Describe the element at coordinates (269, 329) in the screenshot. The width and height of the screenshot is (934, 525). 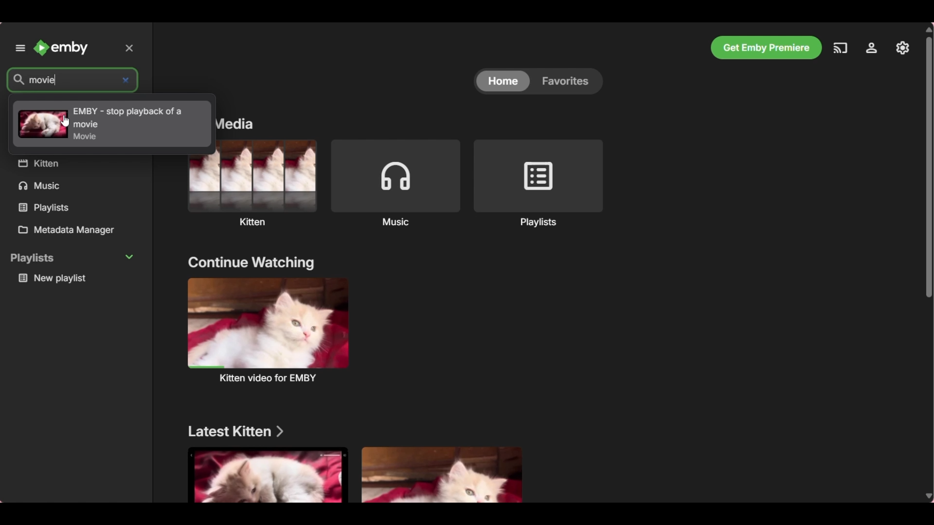
I see `kitten video for EMBY` at that location.